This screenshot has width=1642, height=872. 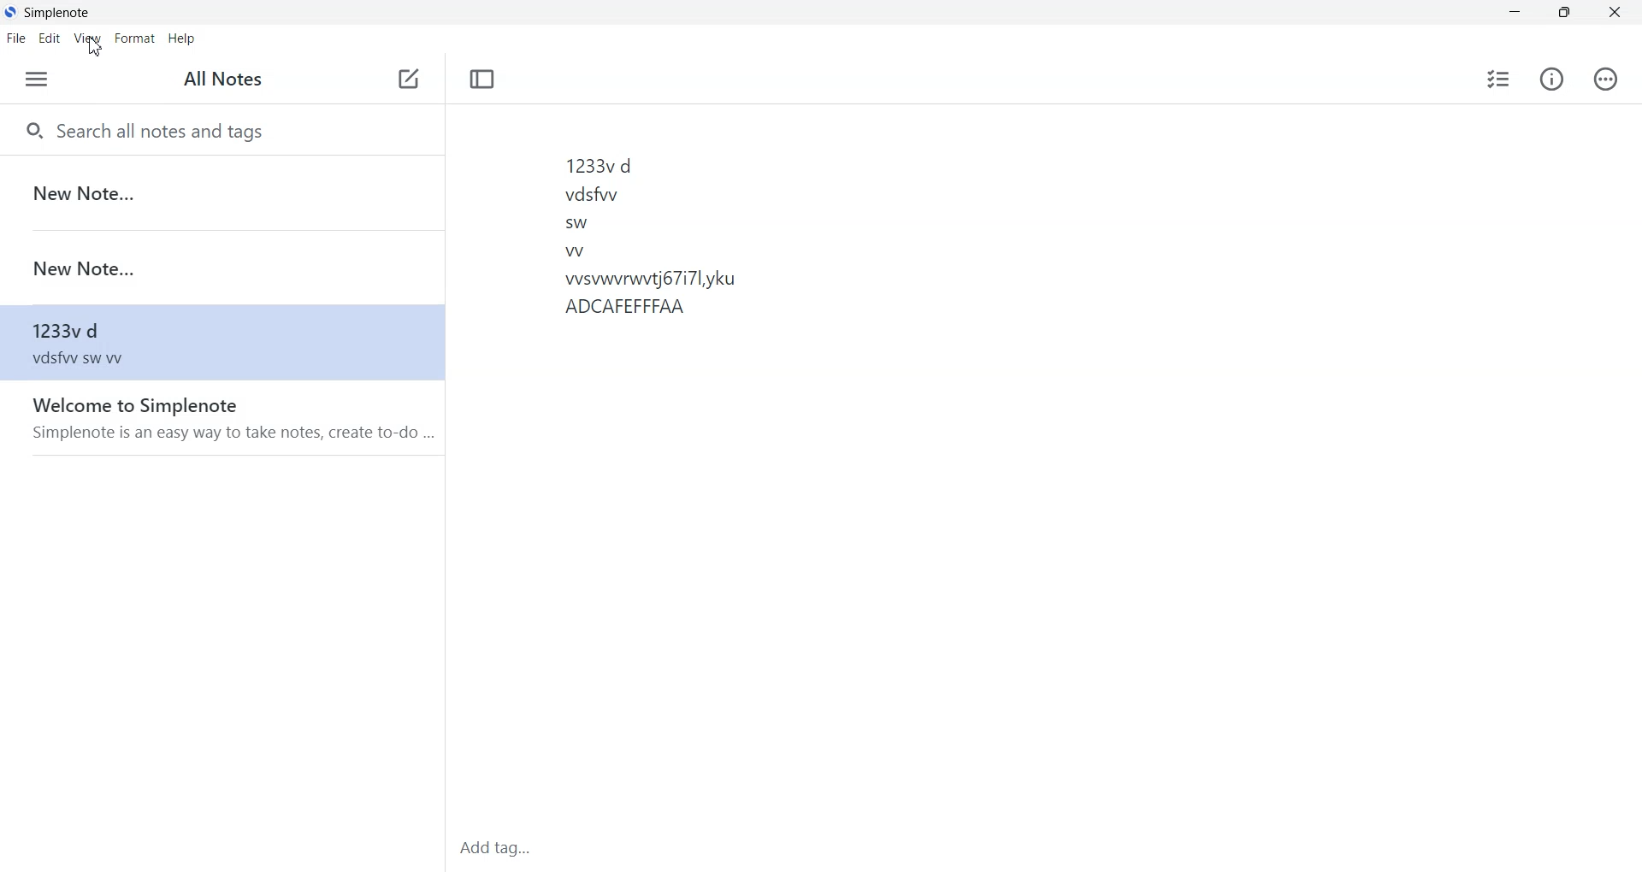 What do you see at coordinates (180, 38) in the screenshot?
I see `Help` at bounding box center [180, 38].